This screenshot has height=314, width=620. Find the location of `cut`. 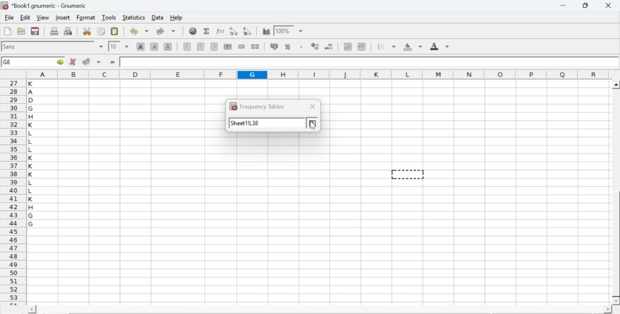

cut is located at coordinates (87, 31).